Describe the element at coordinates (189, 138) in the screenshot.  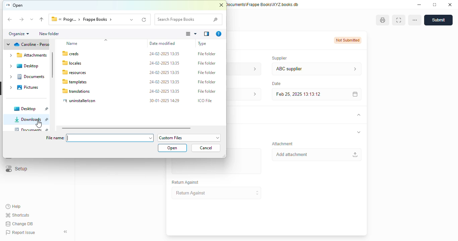
I see `custom files` at that location.